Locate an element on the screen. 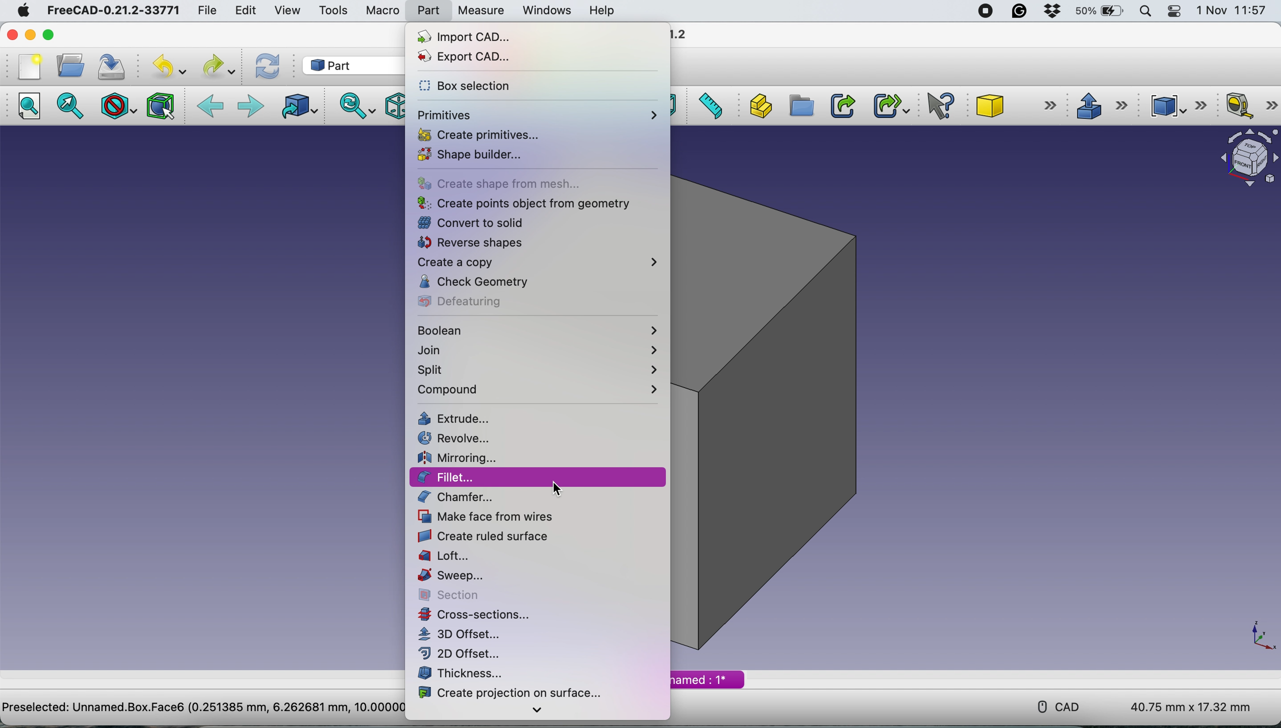  join is located at coordinates (542, 350).